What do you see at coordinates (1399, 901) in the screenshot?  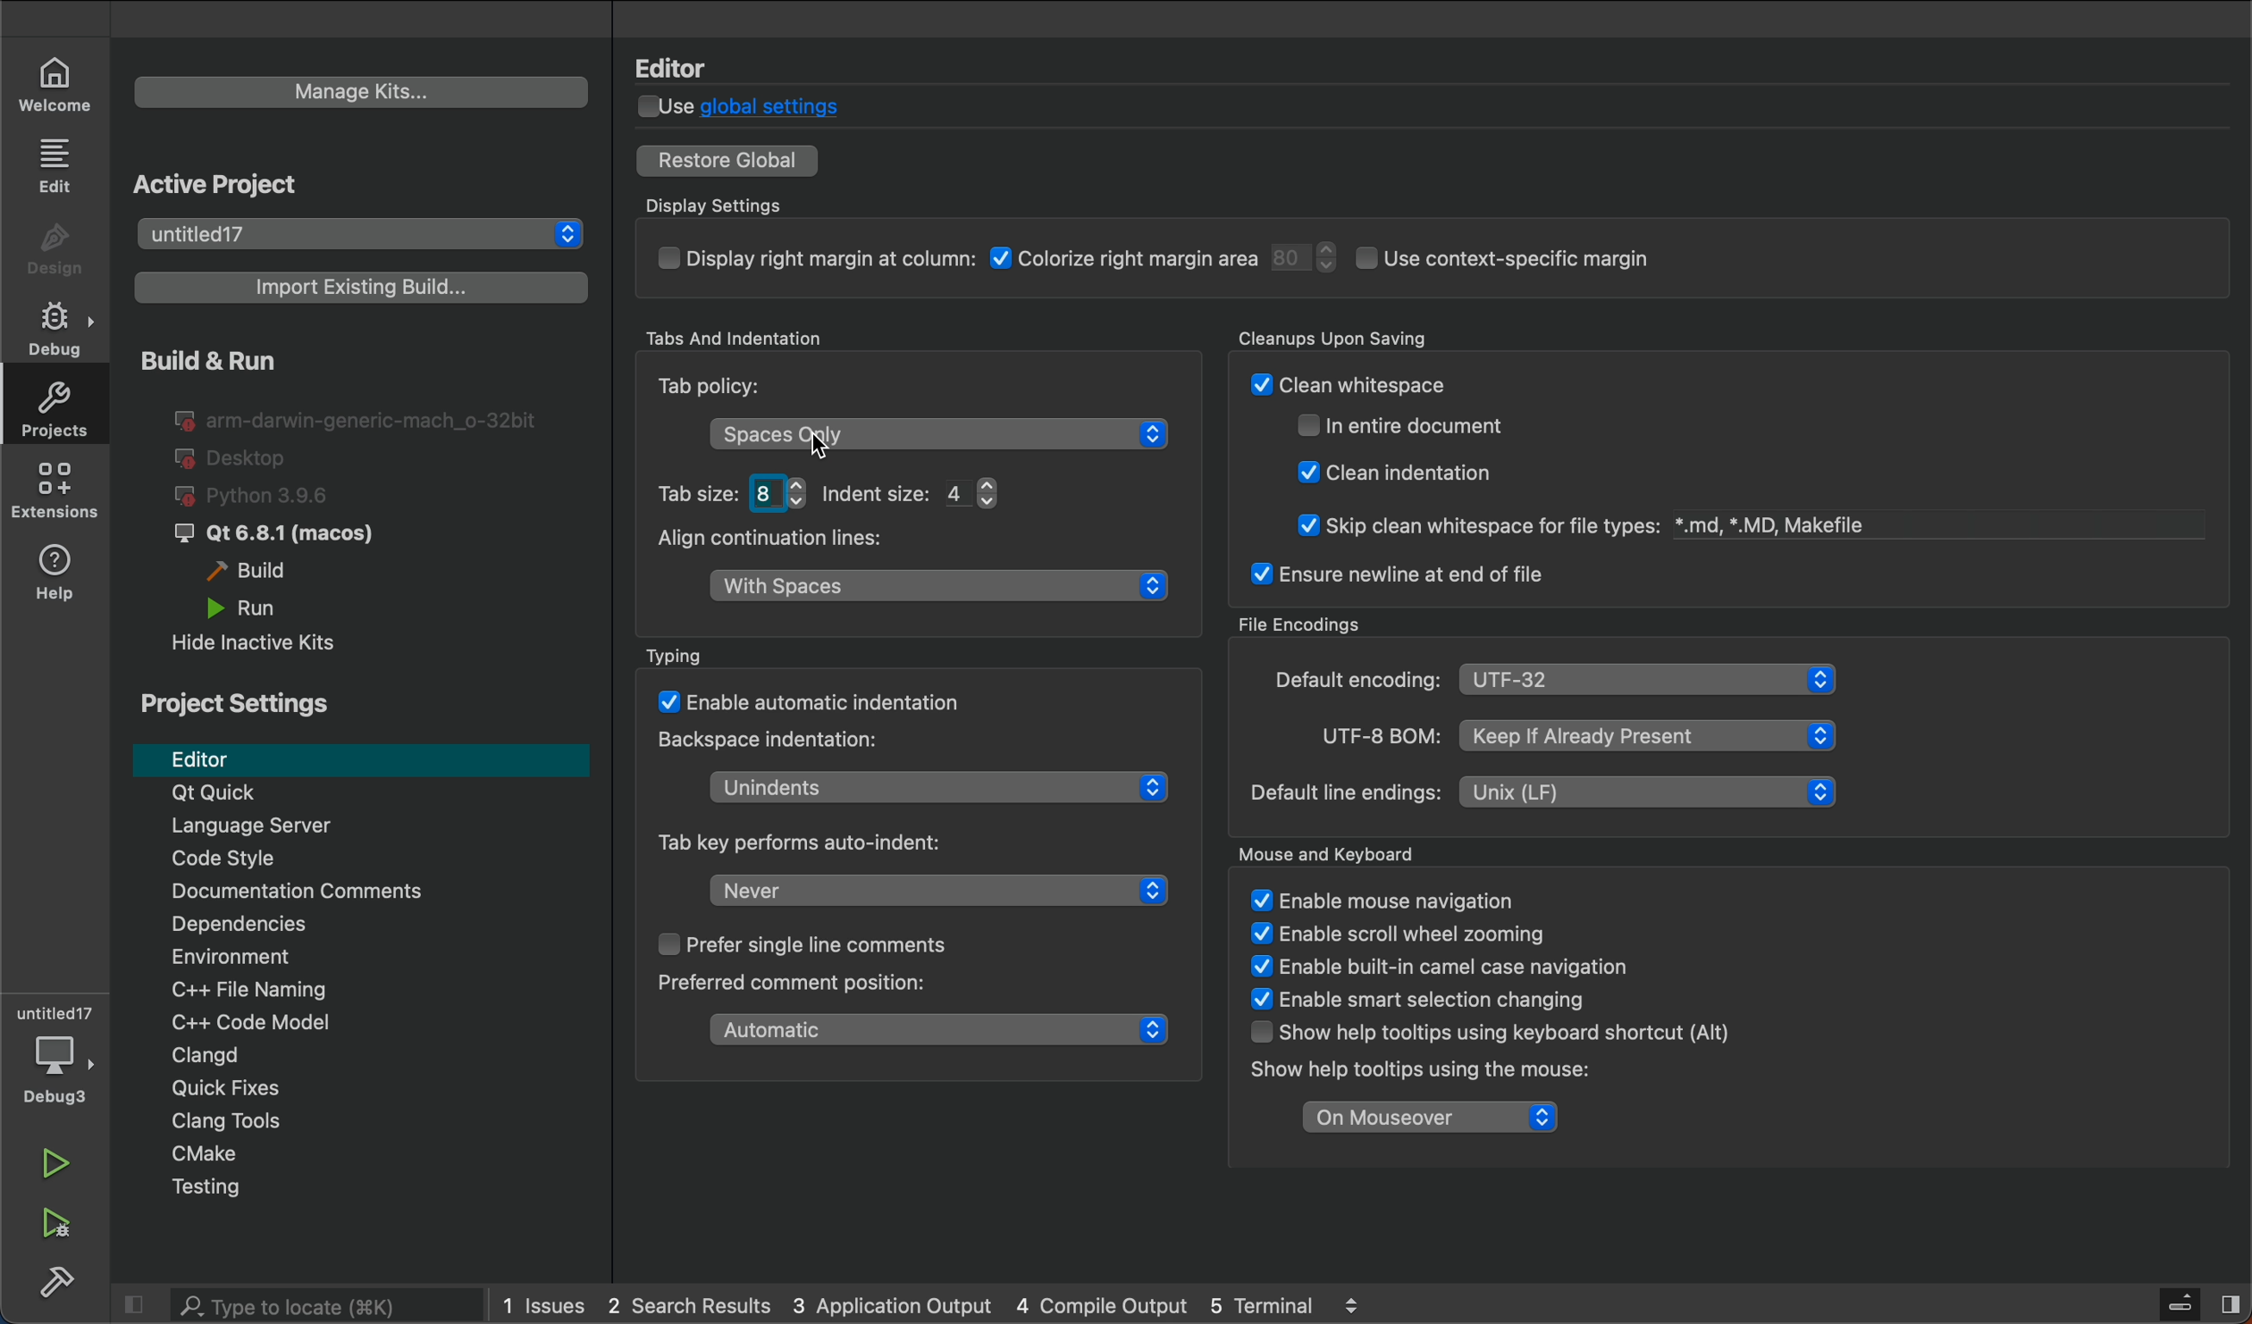 I see `enable mouse navigation` at bounding box center [1399, 901].